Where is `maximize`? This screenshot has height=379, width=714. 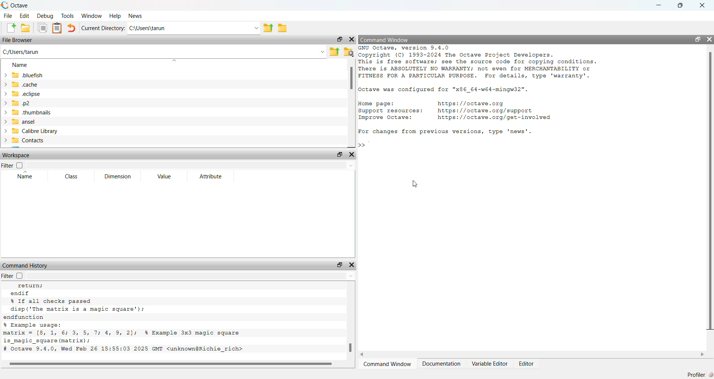 maximize is located at coordinates (339, 154).